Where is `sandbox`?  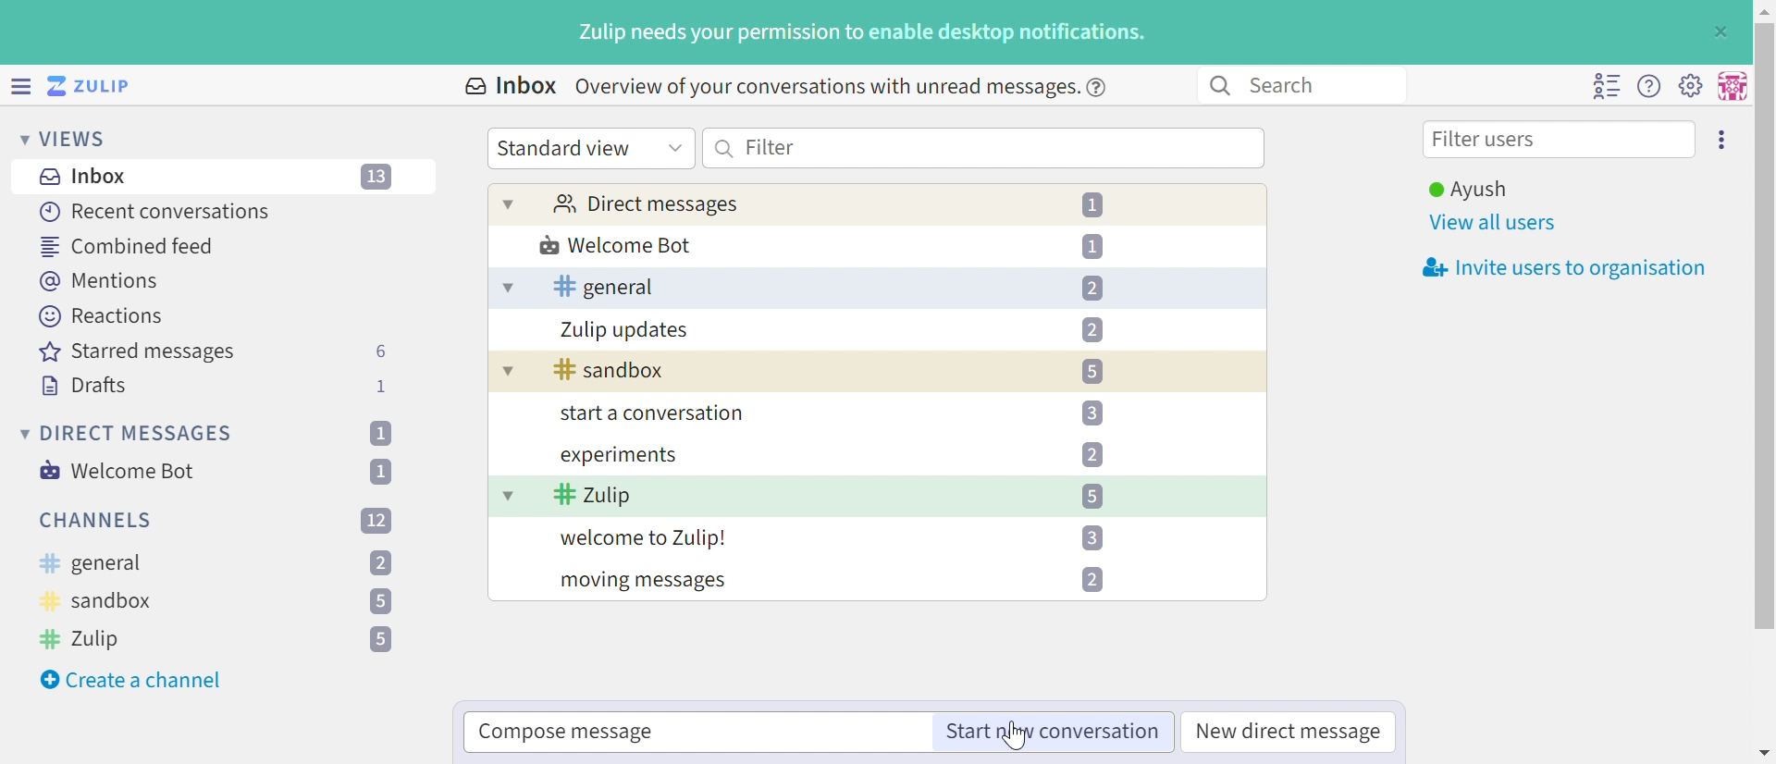
sandbox is located at coordinates (98, 604).